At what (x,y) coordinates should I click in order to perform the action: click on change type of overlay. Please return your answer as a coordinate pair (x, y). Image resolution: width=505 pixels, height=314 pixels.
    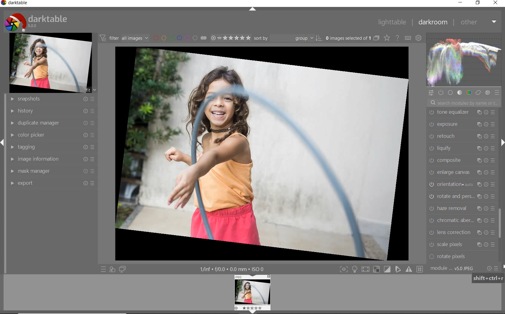
    Looking at the image, I should click on (387, 38).